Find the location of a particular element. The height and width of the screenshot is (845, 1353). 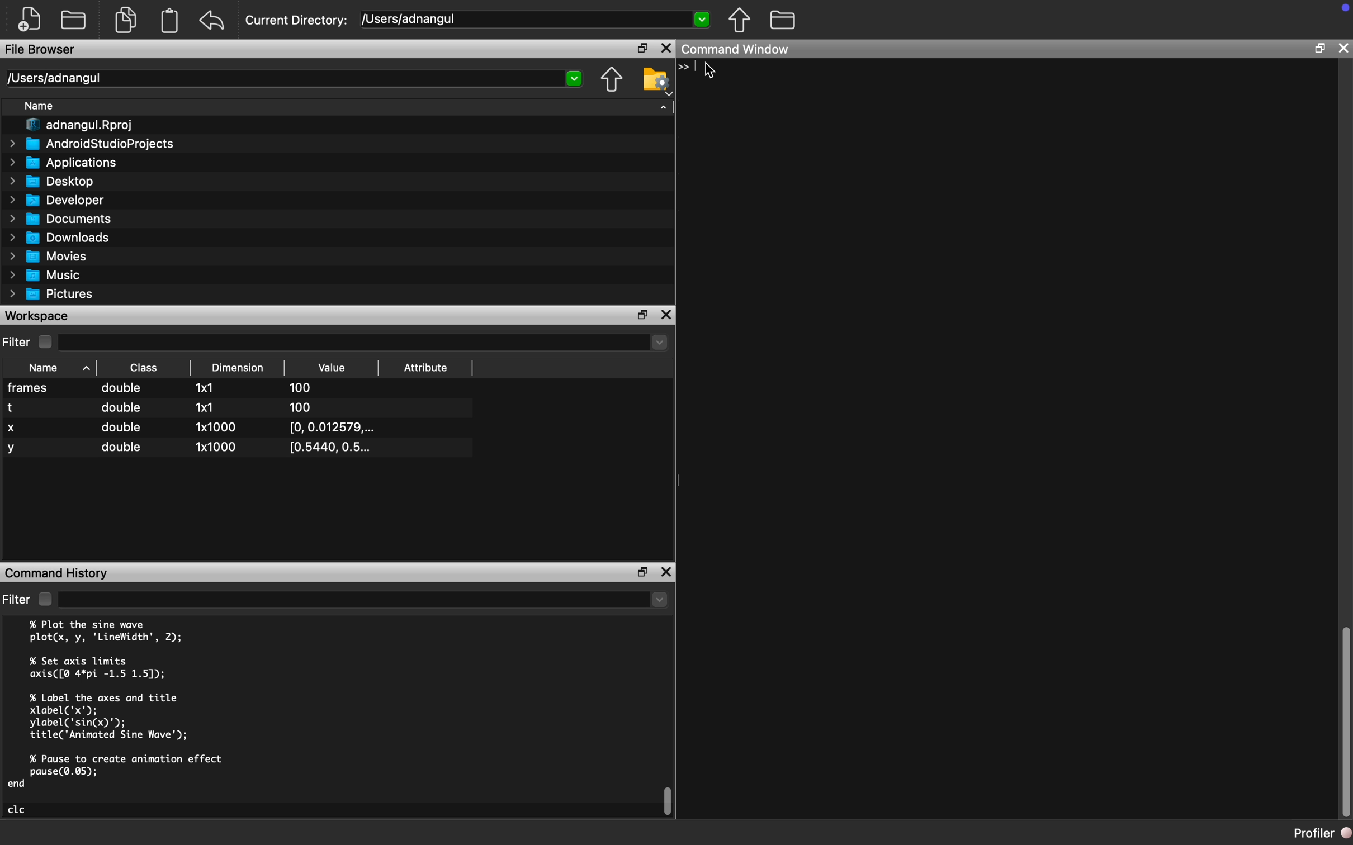

File Browser is located at coordinates (42, 51).